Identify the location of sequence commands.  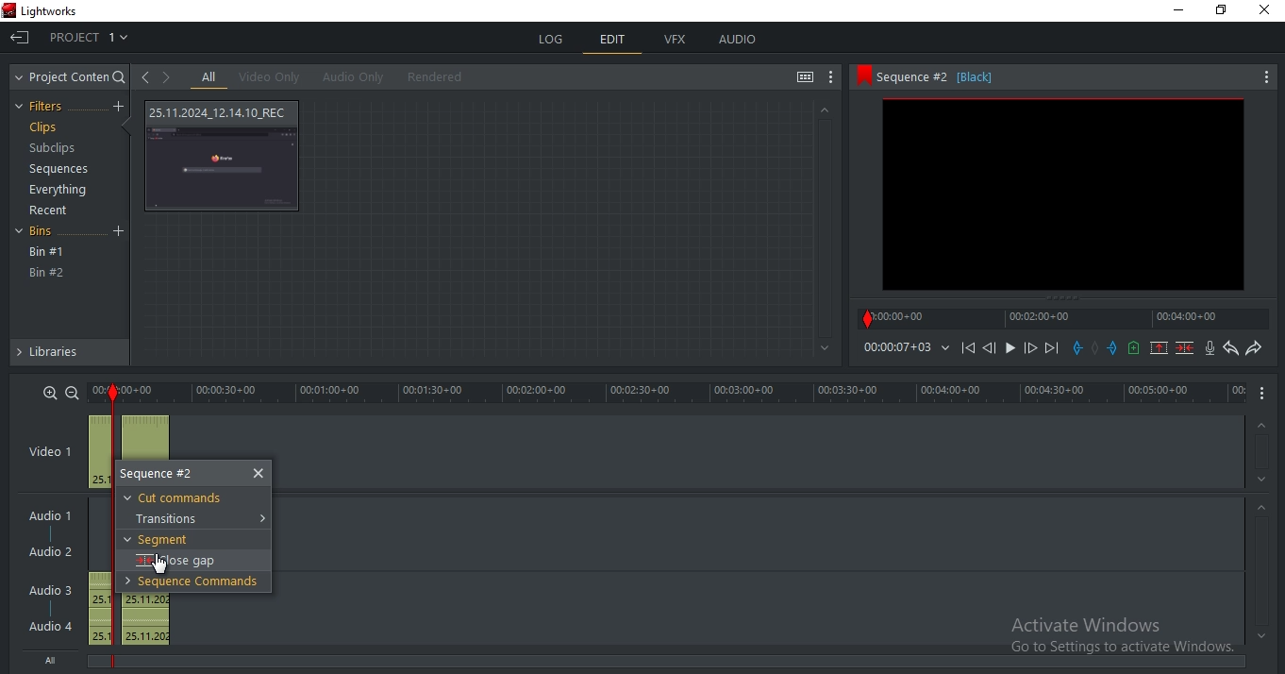
(193, 580).